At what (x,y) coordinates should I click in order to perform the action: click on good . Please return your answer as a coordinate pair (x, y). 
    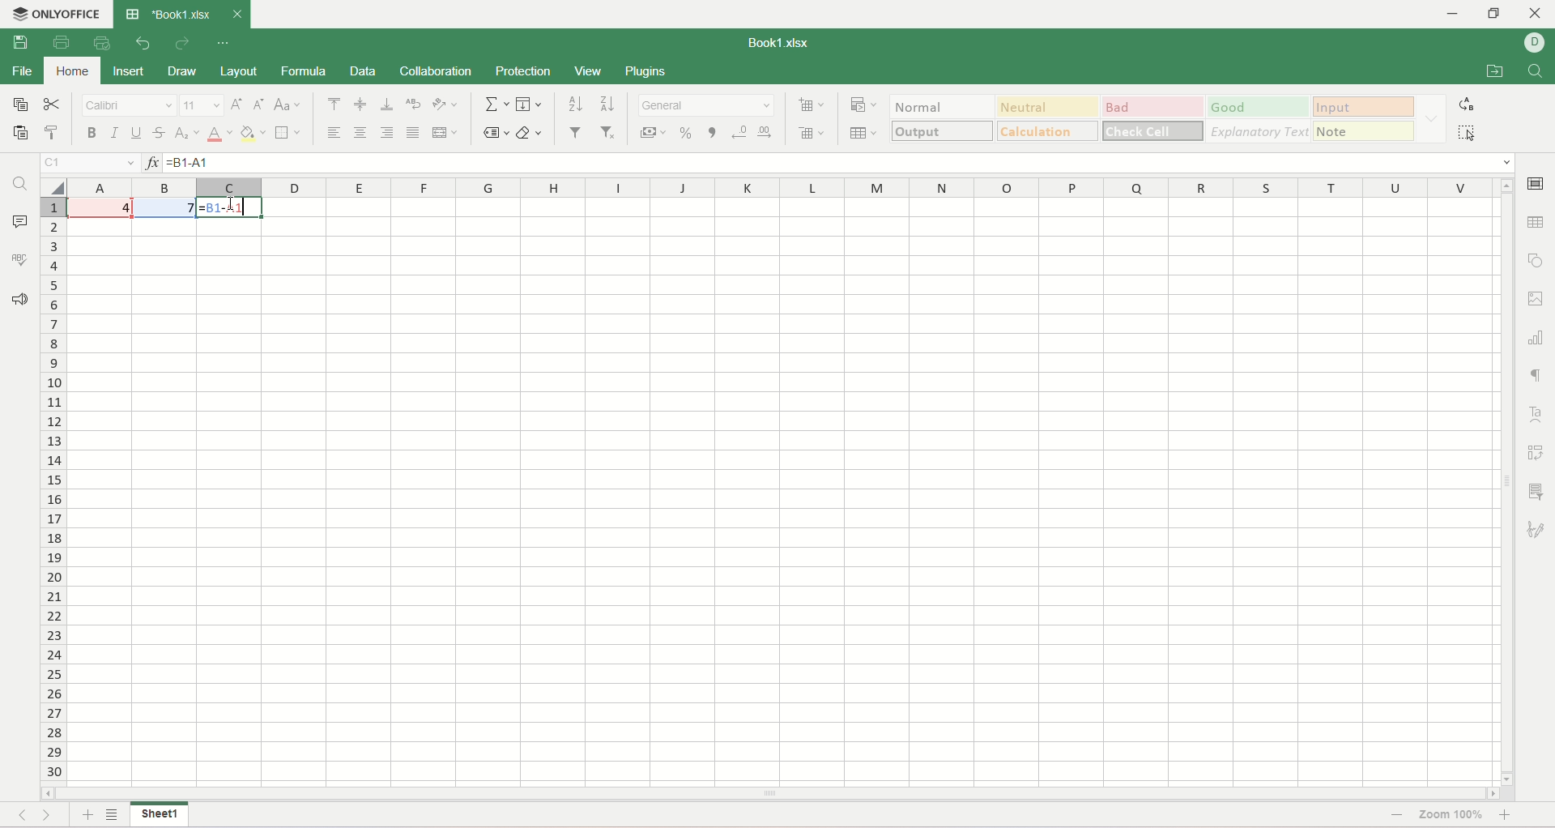
    Looking at the image, I should click on (1260, 107).